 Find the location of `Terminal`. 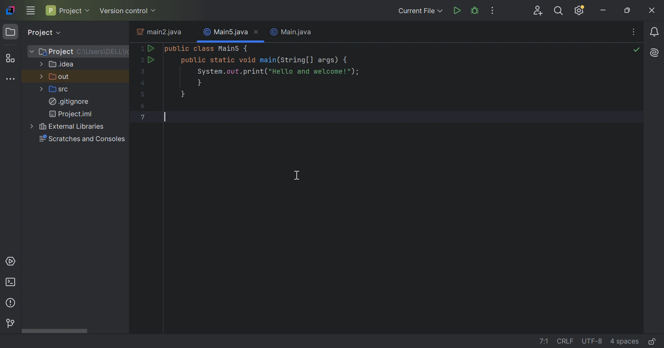

Terminal is located at coordinates (12, 282).